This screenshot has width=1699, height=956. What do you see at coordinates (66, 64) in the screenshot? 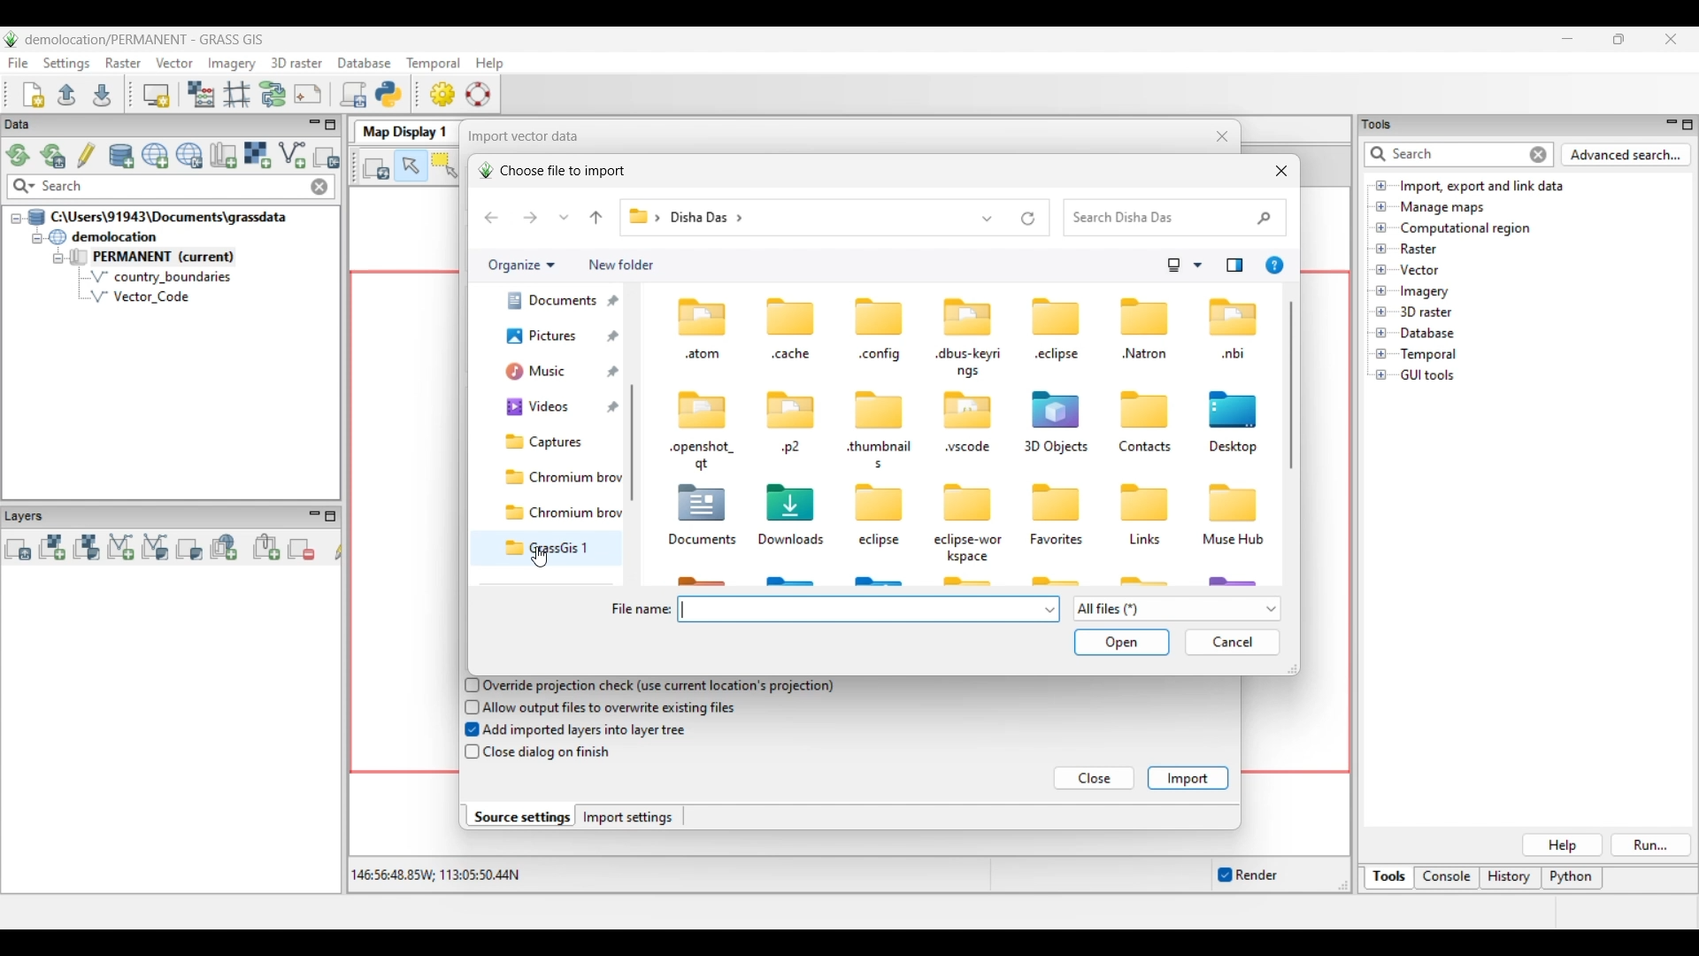
I see `Settings menu` at bounding box center [66, 64].